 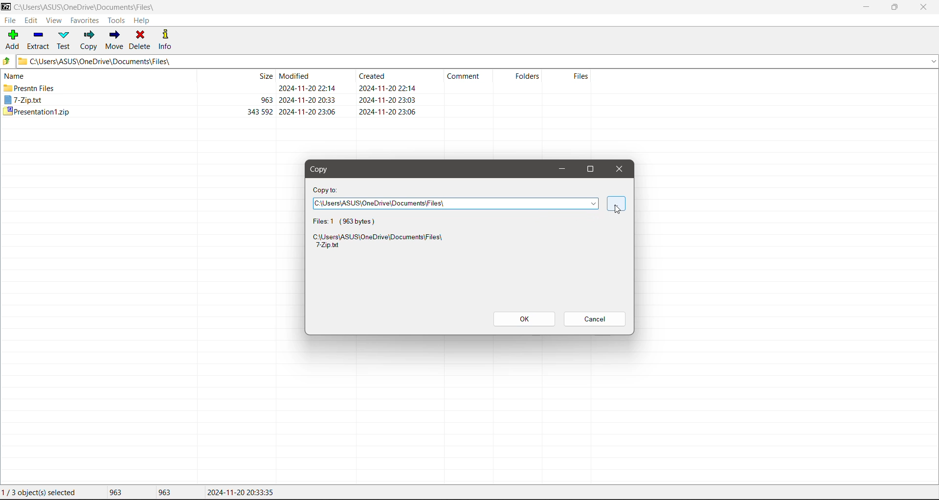 What do you see at coordinates (11, 40) in the screenshot?
I see `Add` at bounding box center [11, 40].